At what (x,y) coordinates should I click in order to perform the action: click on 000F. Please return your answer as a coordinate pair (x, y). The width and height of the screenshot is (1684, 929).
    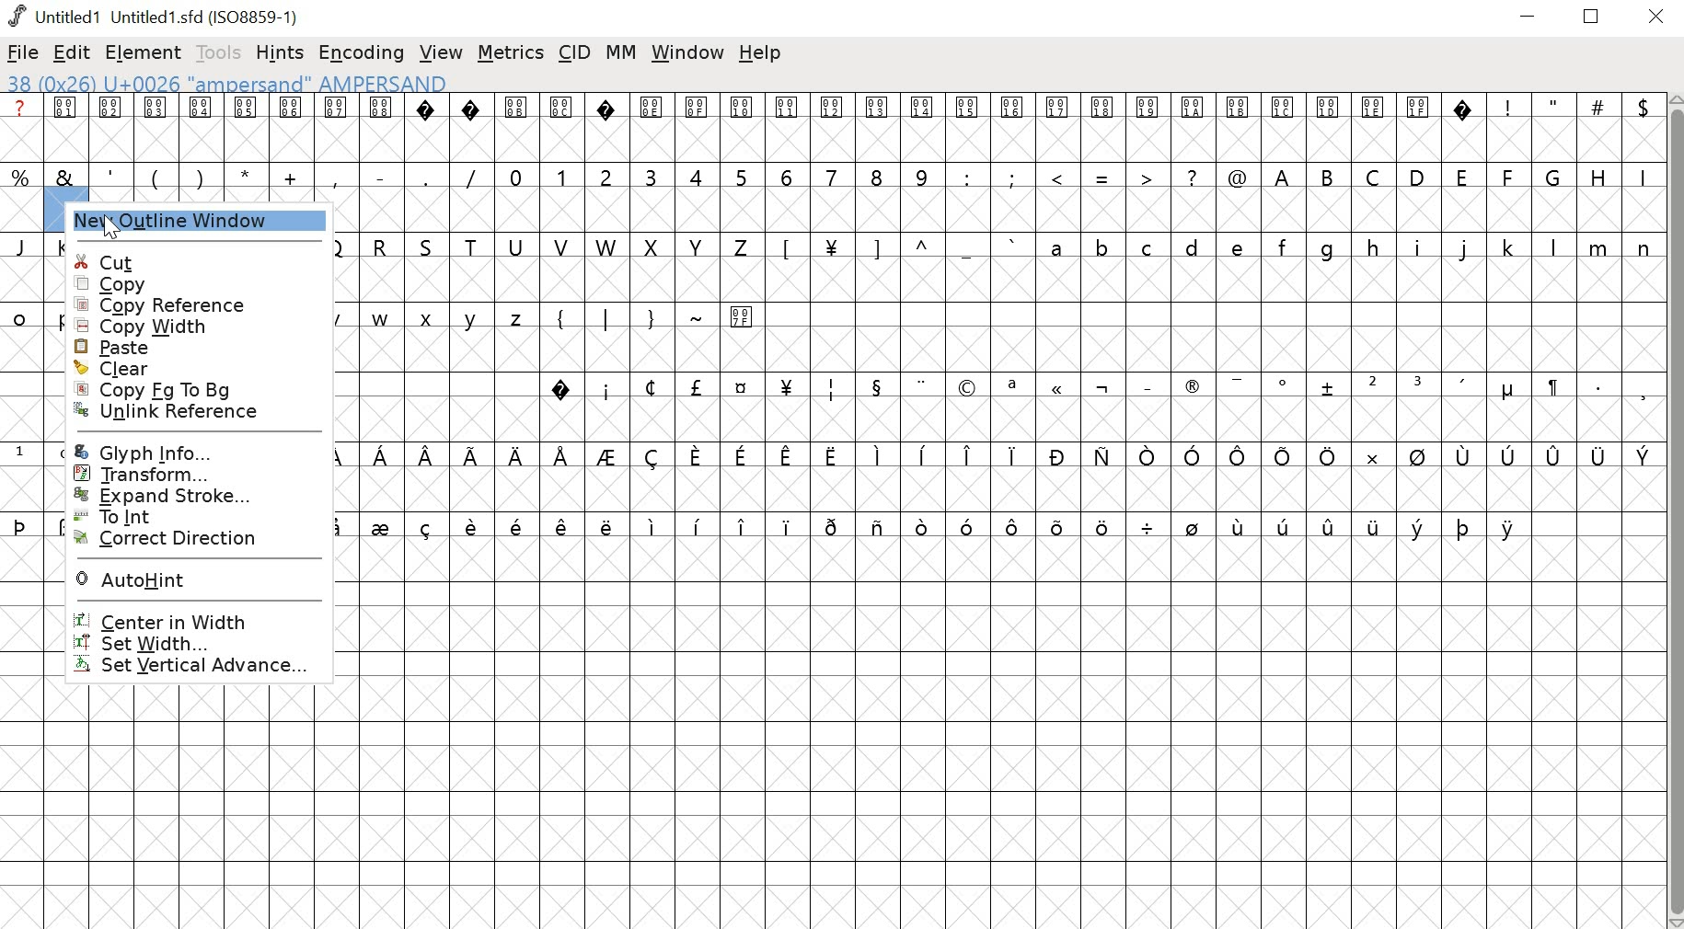
    Looking at the image, I should click on (698, 128).